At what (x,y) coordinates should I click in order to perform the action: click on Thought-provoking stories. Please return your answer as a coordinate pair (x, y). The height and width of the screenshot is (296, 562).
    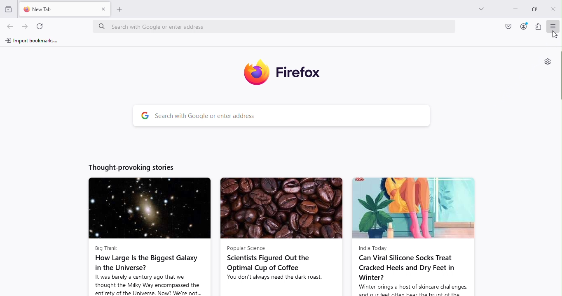
    Looking at the image, I should click on (133, 167).